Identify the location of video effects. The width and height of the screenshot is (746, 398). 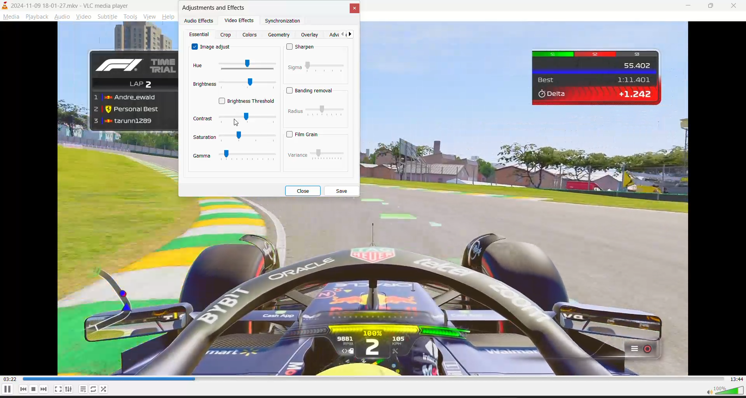
(240, 22).